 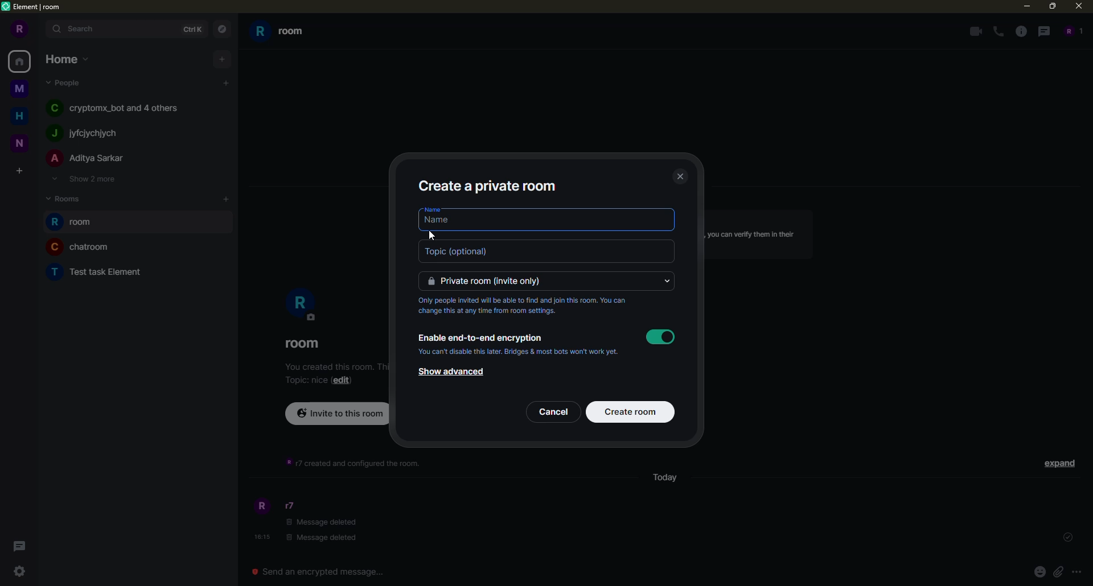 I want to click on name, so click(x=550, y=222).